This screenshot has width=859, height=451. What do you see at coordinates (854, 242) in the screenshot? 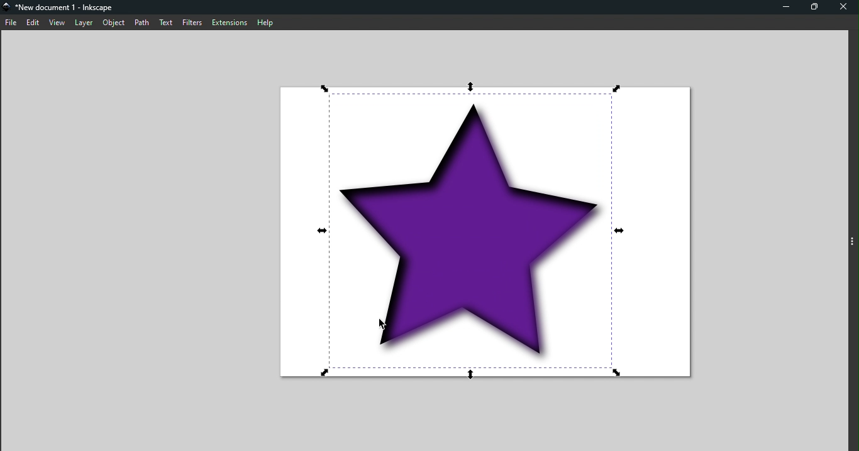
I see `Toggle command panel` at bounding box center [854, 242].